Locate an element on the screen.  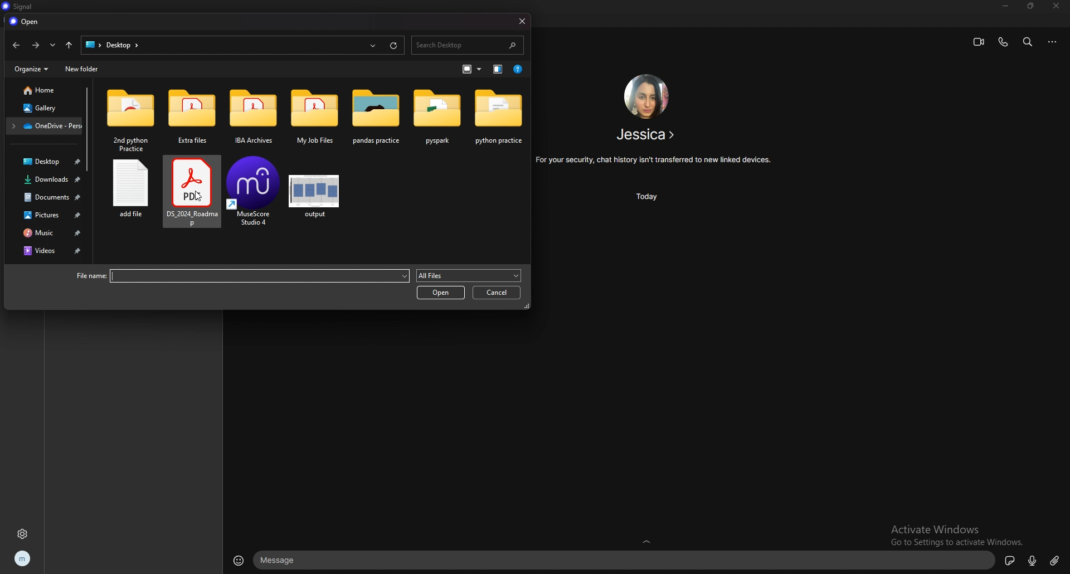
file is located at coordinates (255, 197).